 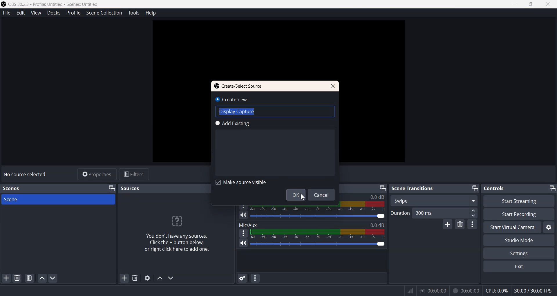 What do you see at coordinates (97, 174) in the screenshot?
I see `Properties` at bounding box center [97, 174].